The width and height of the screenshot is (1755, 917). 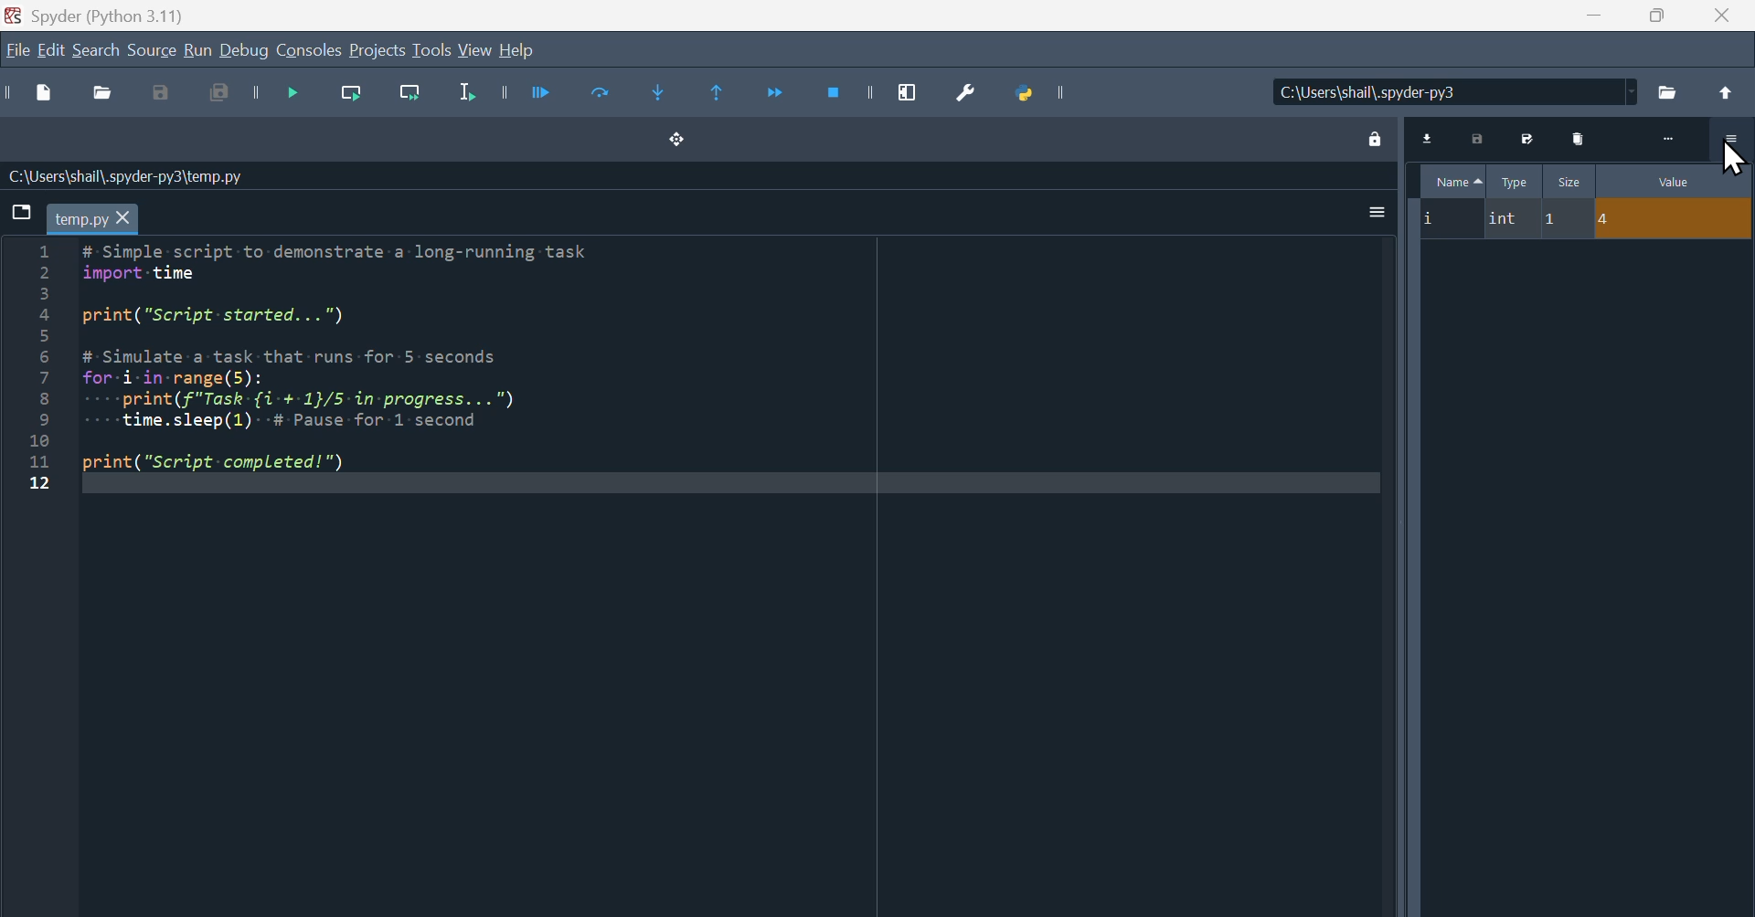 What do you see at coordinates (128, 177) in the screenshot?
I see `C:\Users\shail\.spyder-py3\temp.py` at bounding box center [128, 177].